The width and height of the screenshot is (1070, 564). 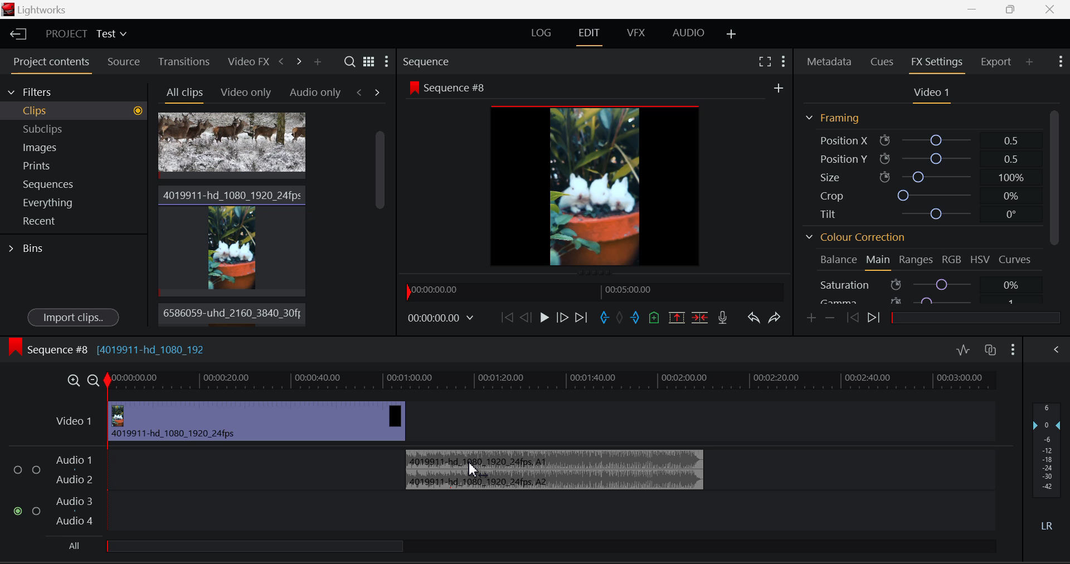 I want to click on Decibel Level, so click(x=1048, y=461).